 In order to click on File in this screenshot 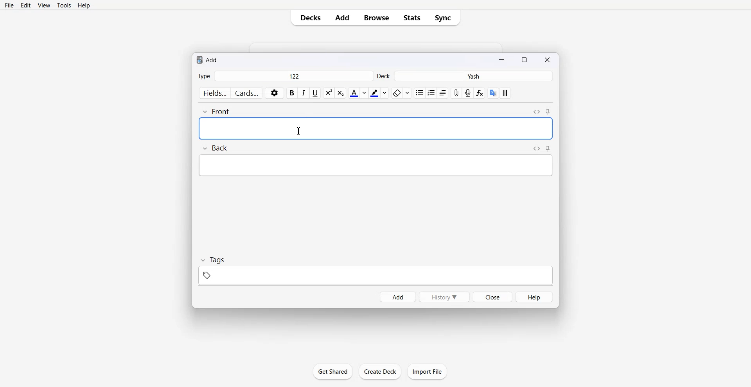, I will do `click(10, 5)`.